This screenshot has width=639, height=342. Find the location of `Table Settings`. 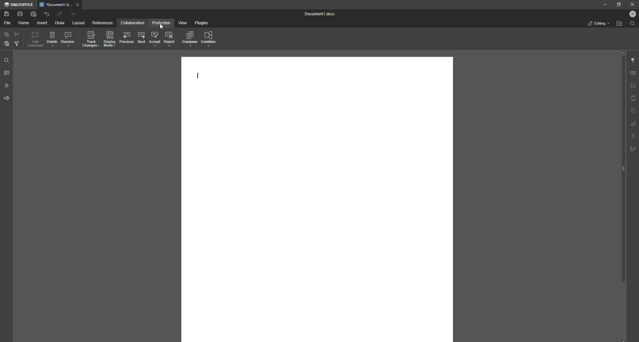

Table Settings is located at coordinates (633, 73).